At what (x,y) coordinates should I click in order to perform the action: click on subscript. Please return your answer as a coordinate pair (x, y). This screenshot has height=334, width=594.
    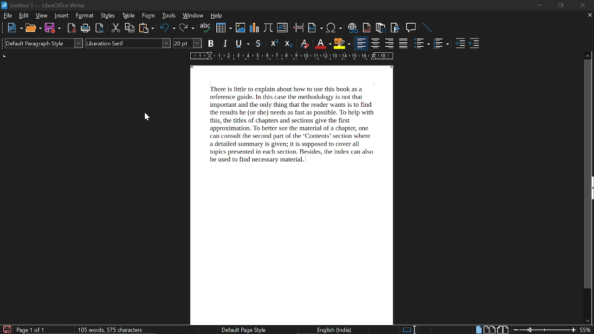
    Looking at the image, I should click on (288, 43).